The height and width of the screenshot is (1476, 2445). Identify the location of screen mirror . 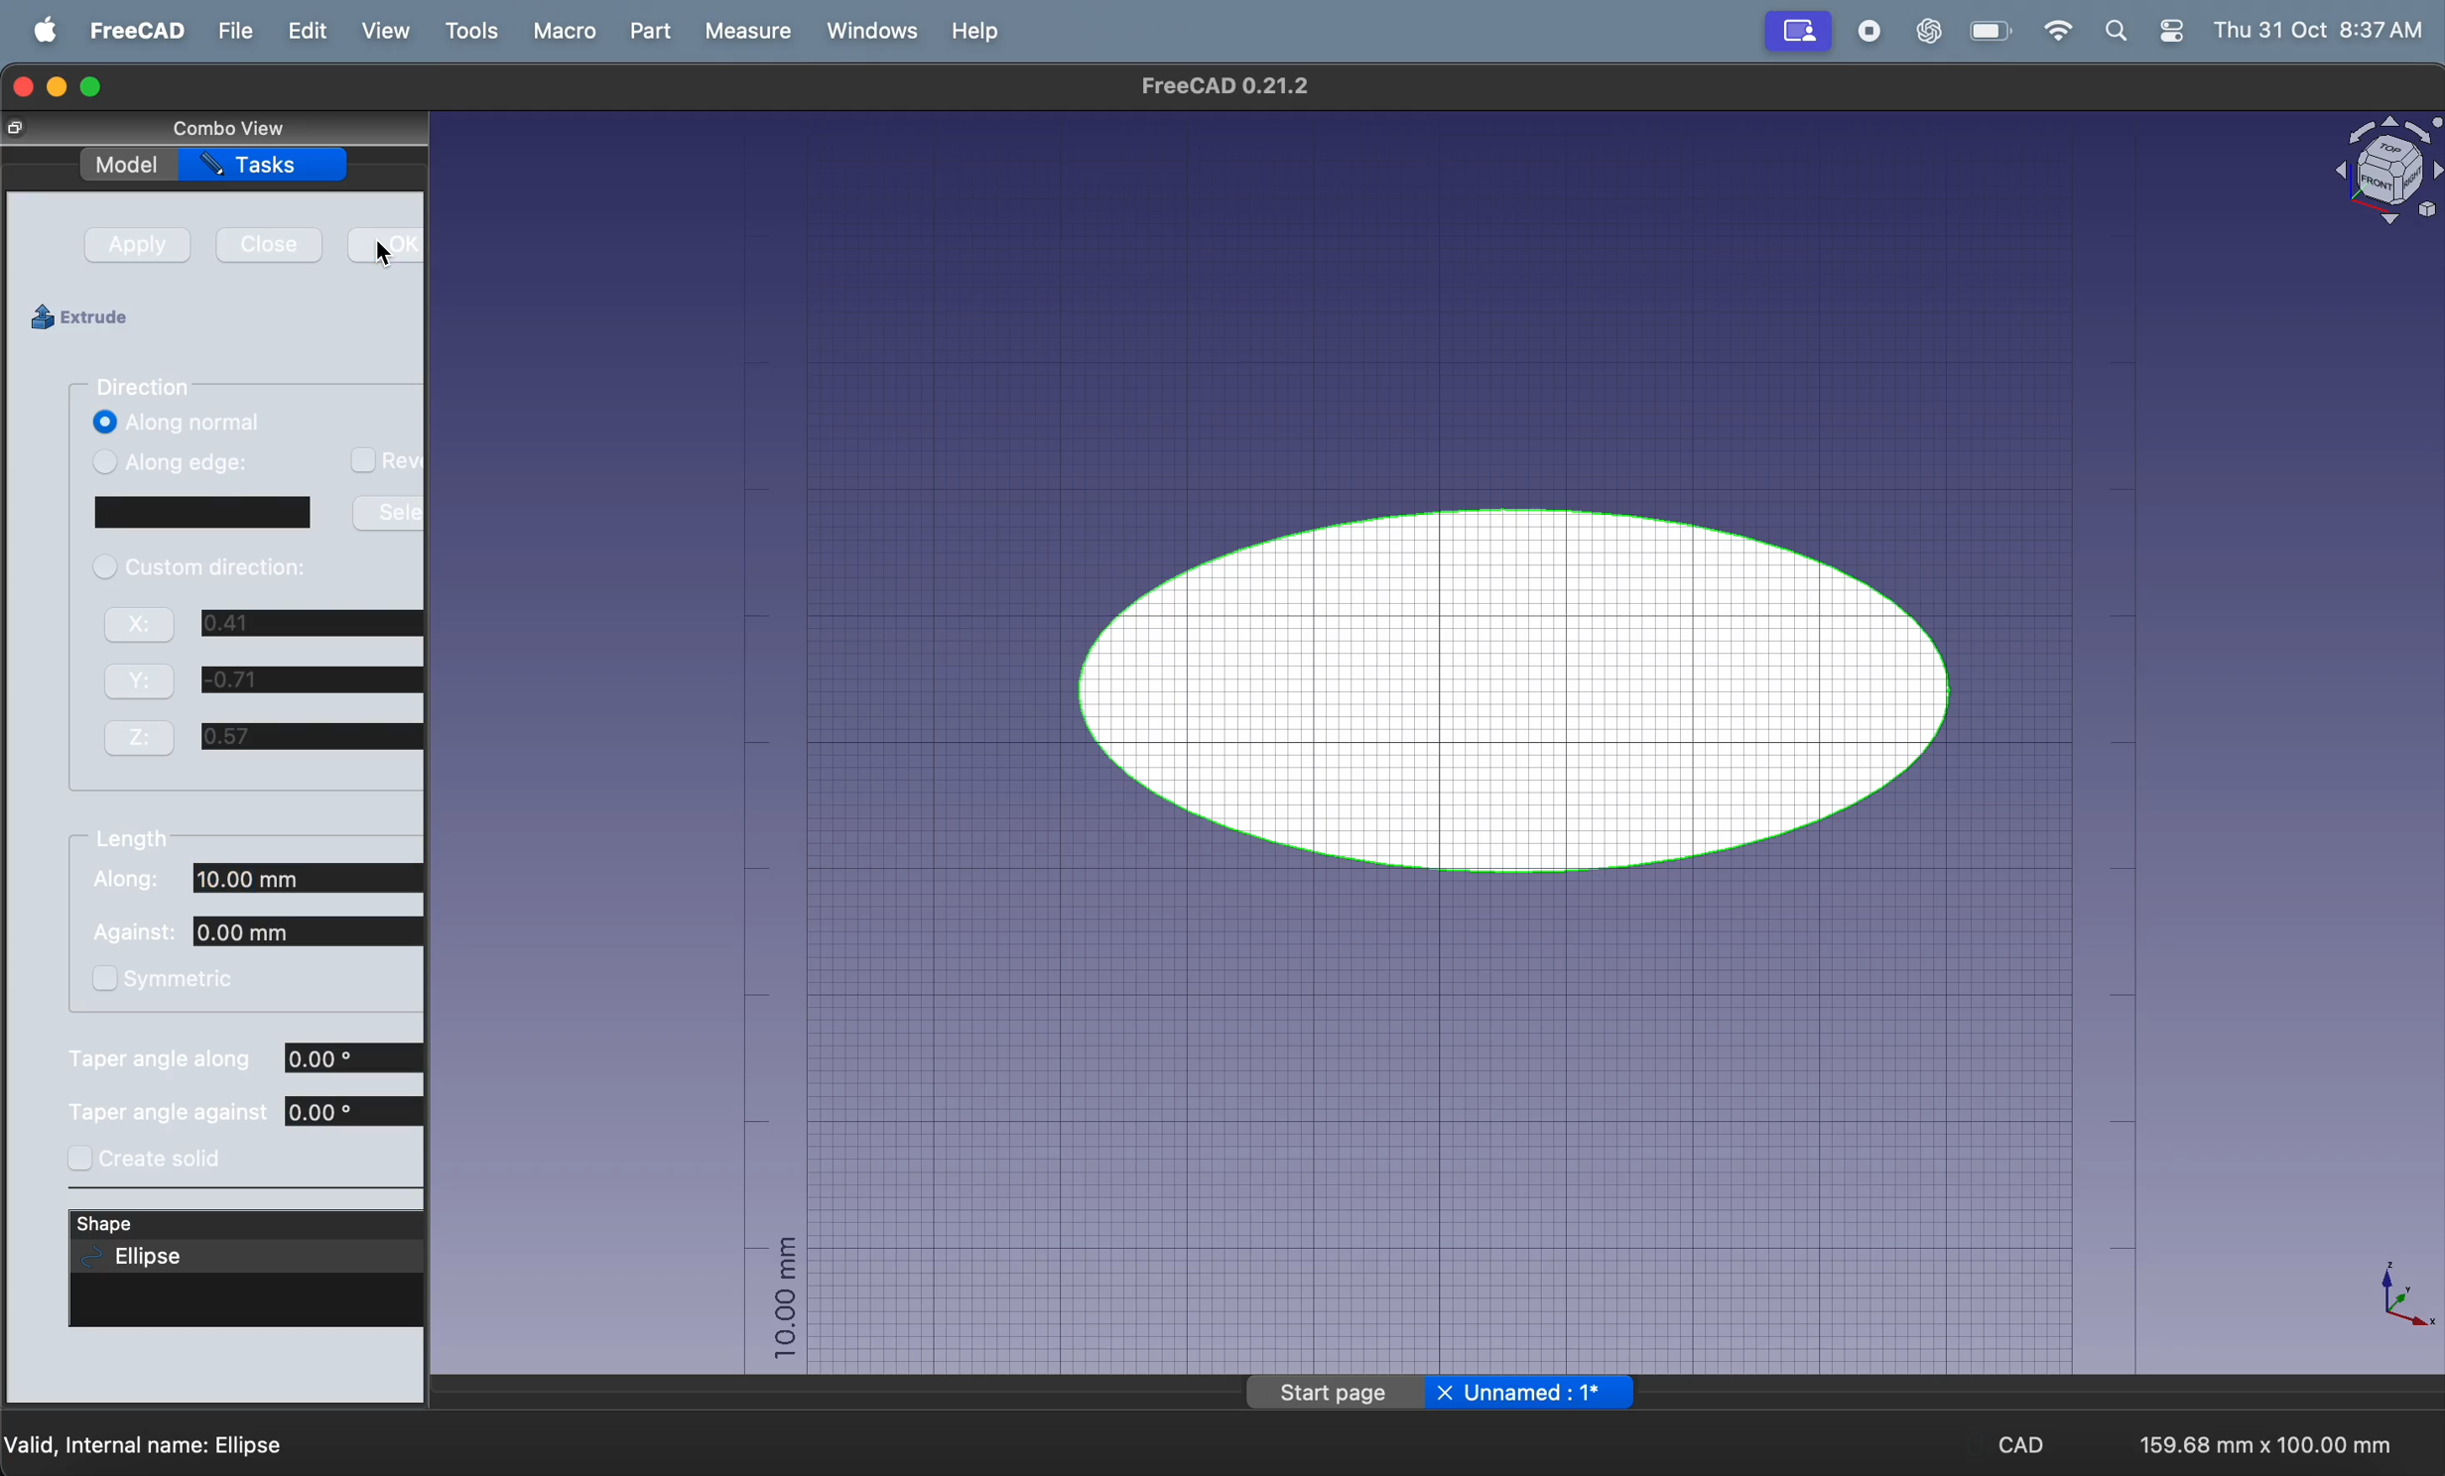
(1800, 33).